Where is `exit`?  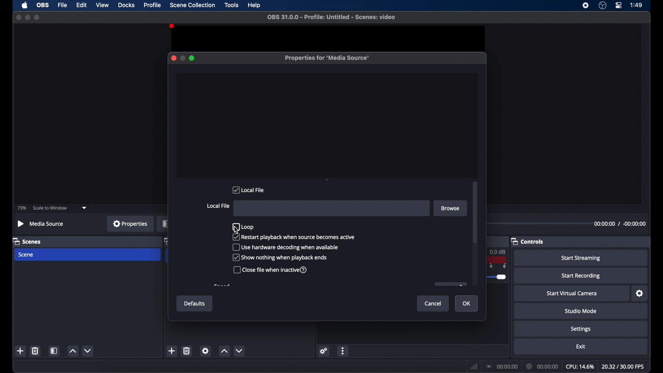
exit is located at coordinates (581, 346).